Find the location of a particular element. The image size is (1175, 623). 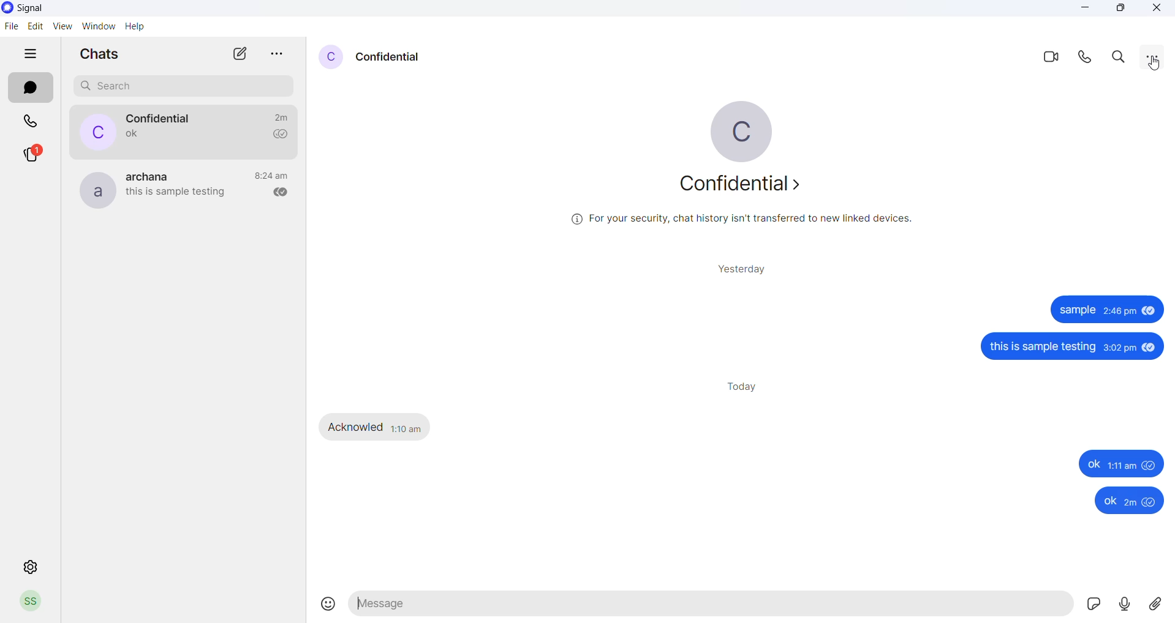

read recipient  is located at coordinates (276, 135).